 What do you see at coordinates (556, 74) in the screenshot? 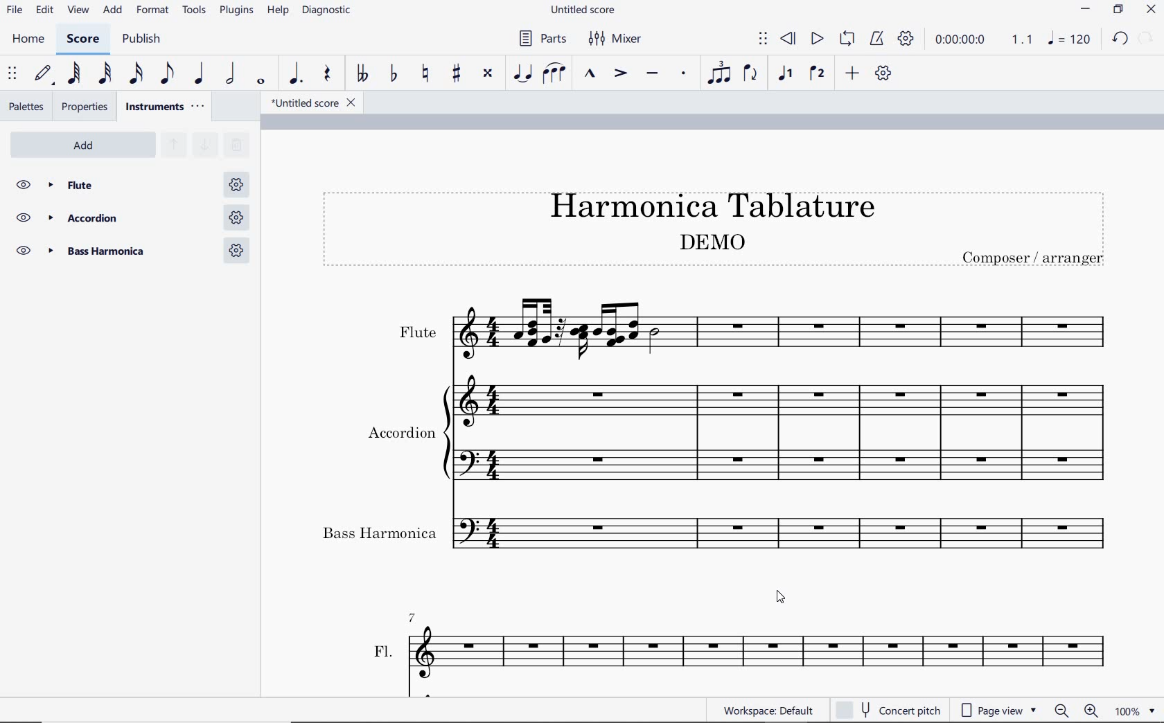
I see `slur` at bounding box center [556, 74].